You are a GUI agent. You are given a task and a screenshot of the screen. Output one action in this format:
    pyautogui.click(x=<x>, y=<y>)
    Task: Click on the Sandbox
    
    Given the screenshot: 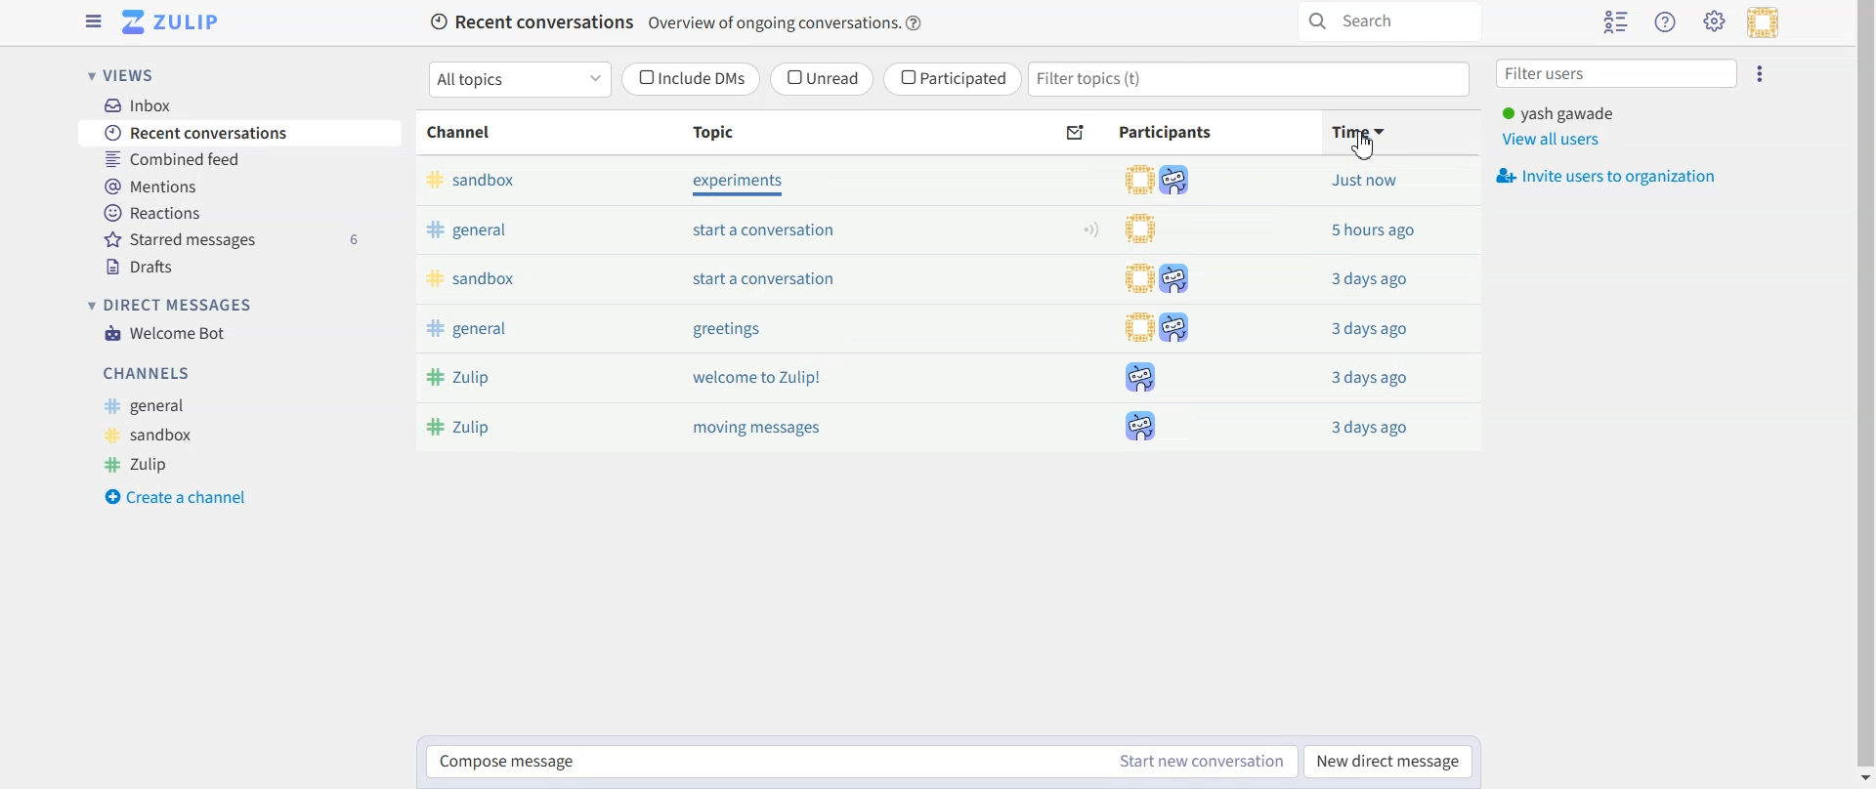 What is the action you would take?
    pyautogui.click(x=147, y=436)
    